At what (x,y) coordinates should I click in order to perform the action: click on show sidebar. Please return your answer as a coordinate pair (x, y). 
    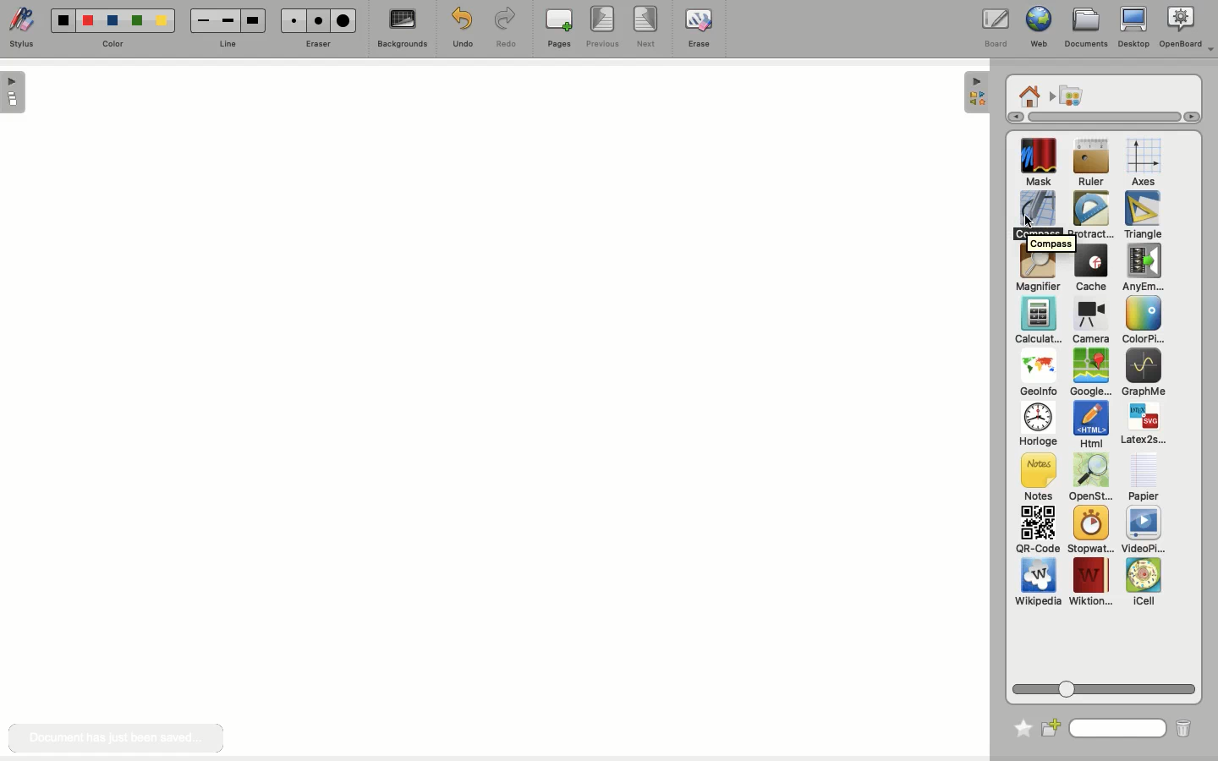
    Looking at the image, I should click on (14, 92).